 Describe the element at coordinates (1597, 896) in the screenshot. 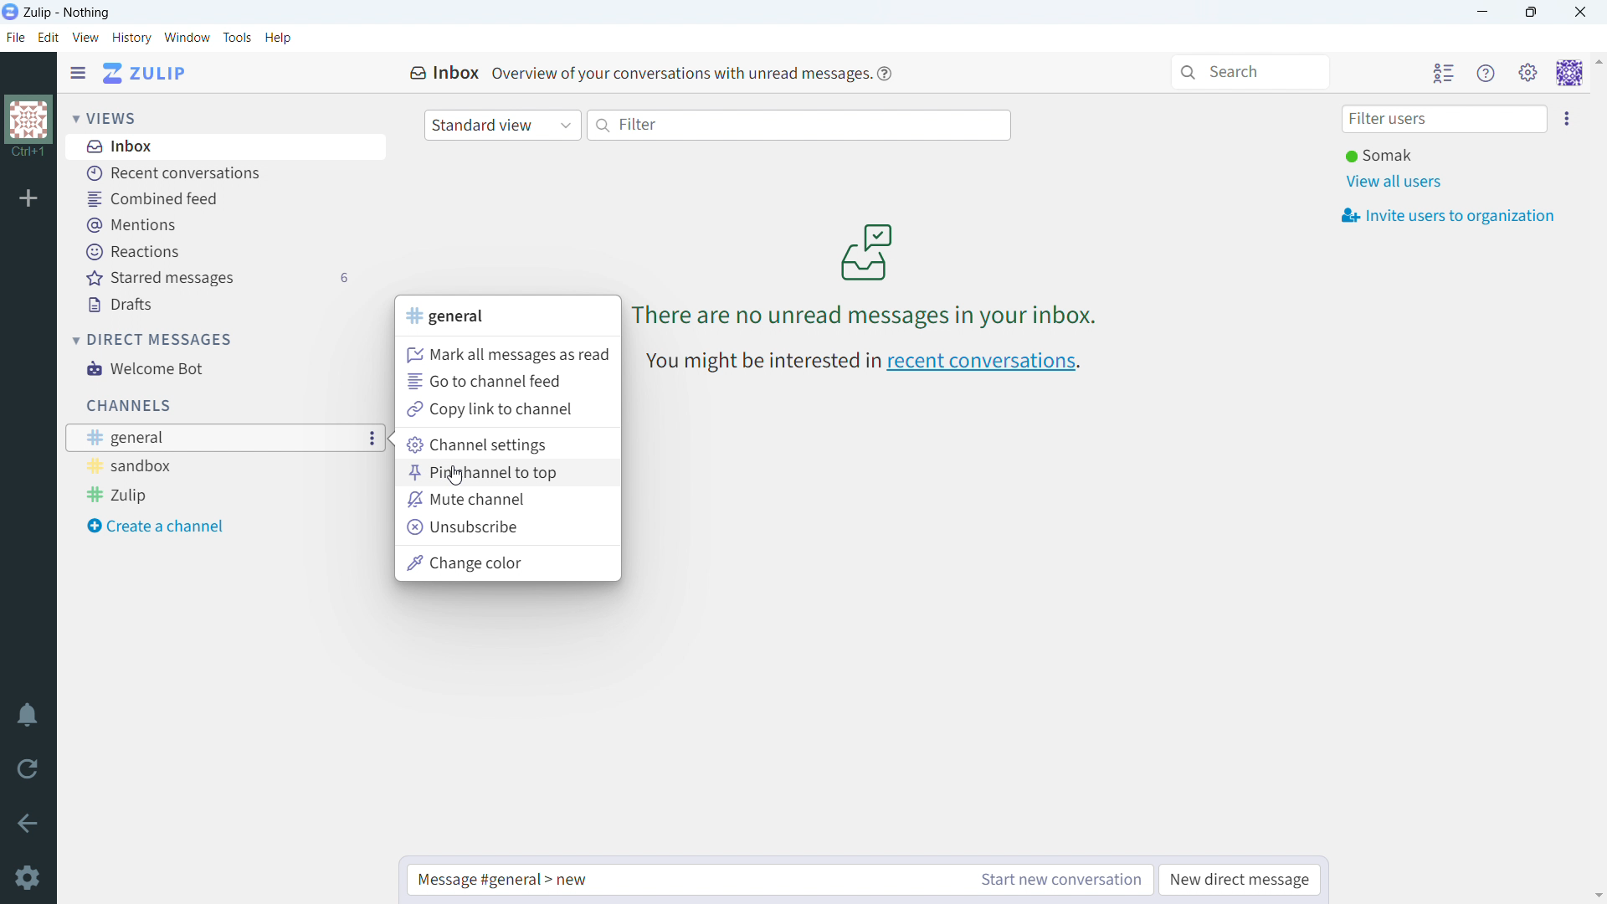

I see `scroll down` at that location.